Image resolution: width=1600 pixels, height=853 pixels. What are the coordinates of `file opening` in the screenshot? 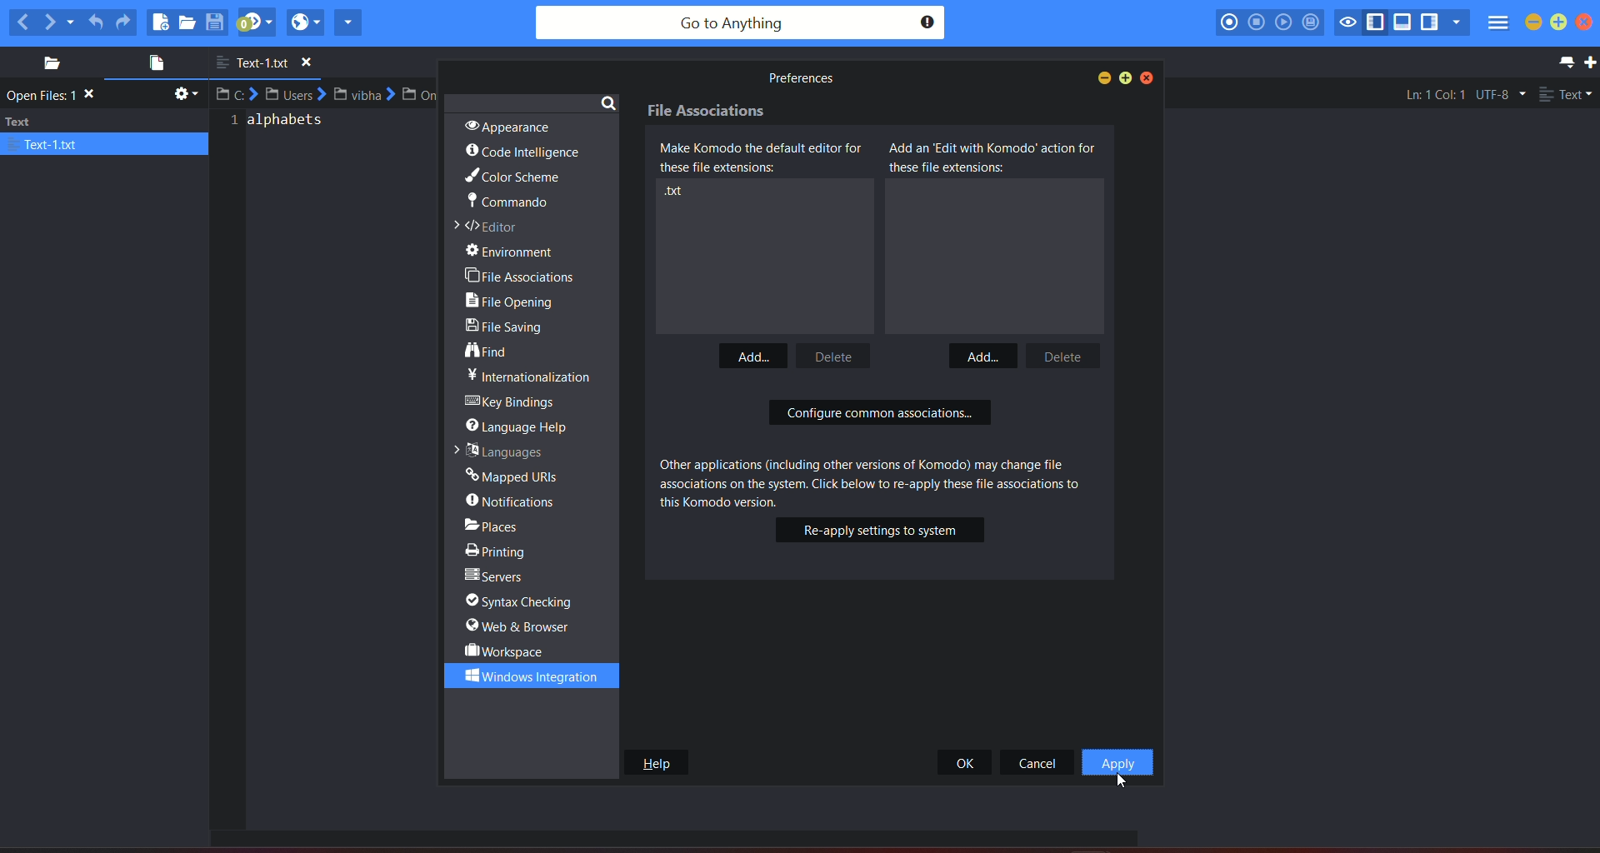 It's located at (515, 302).